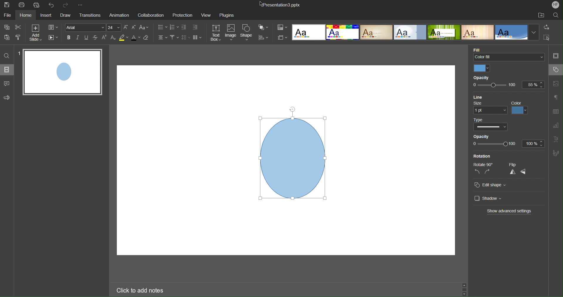 Image resolution: width=563 pixels, height=297 pixels. What do you see at coordinates (215, 33) in the screenshot?
I see `Text Box` at bounding box center [215, 33].